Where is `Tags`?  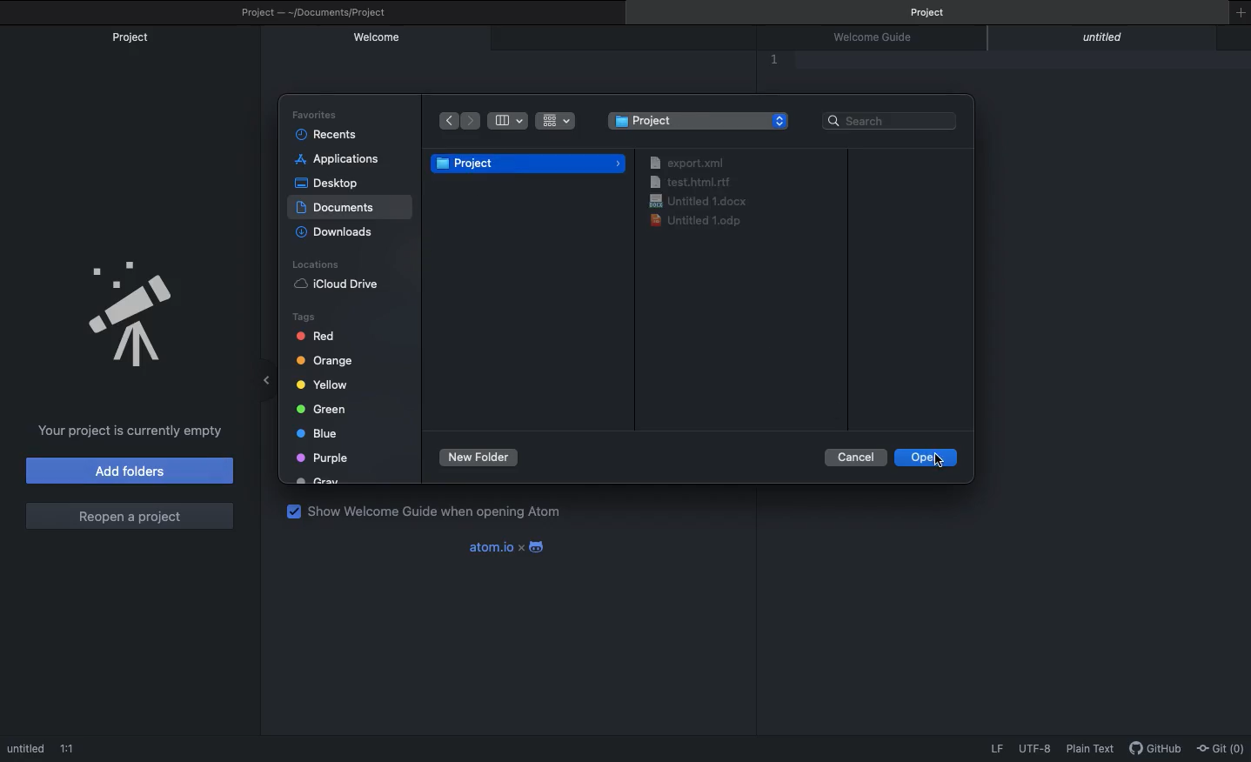 Tags is located at coordinates (333, 396).